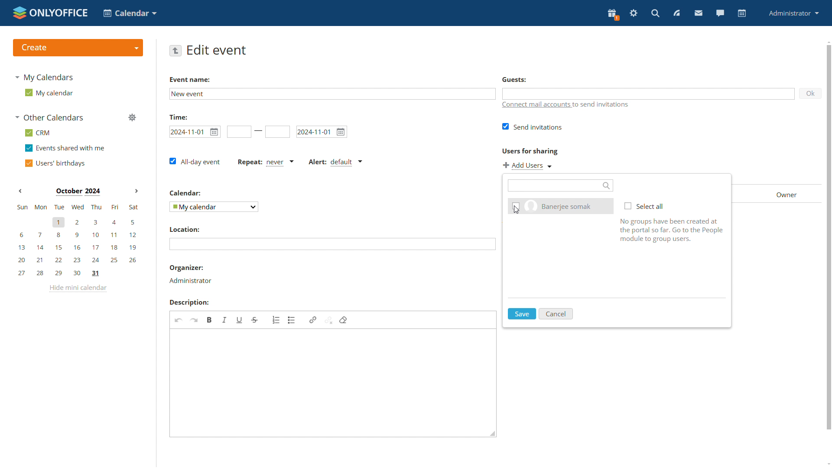 The width and height of the screenshot is (832, 468). I want to click on logo, so click(50, 12).